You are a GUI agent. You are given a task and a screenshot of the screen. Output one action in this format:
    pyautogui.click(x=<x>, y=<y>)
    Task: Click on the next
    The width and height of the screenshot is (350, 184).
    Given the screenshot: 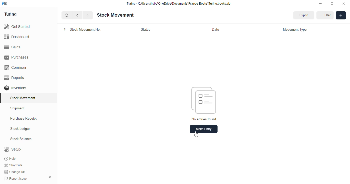 What is the action you would take?
    pyautogui.click(x=88, y=15)
    